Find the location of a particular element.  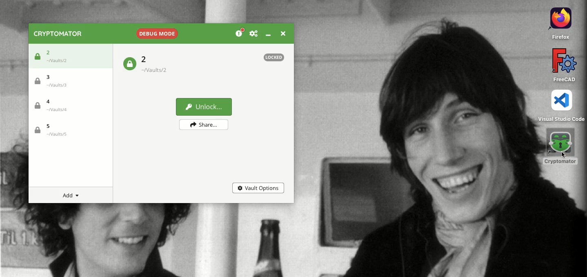

Firefox is located at coordinates (558, 22).